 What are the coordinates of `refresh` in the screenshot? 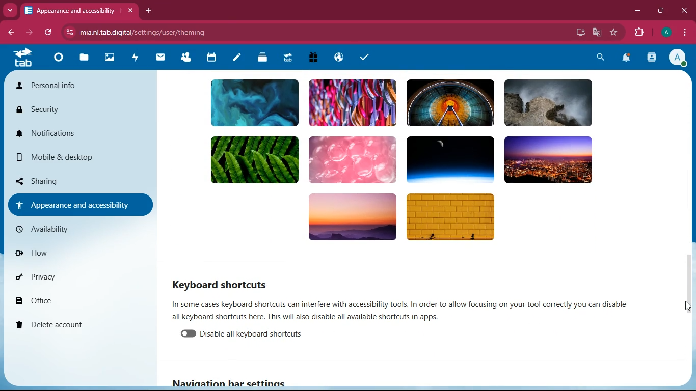 It's located at (49, 33).